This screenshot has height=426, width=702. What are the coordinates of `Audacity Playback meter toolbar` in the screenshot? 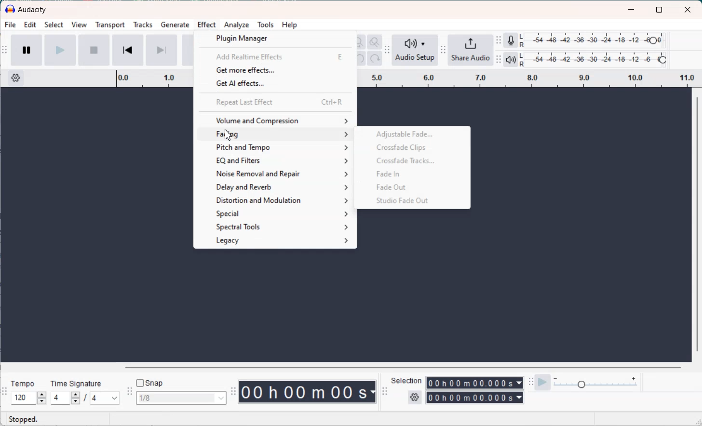 It's located at (499, 59).